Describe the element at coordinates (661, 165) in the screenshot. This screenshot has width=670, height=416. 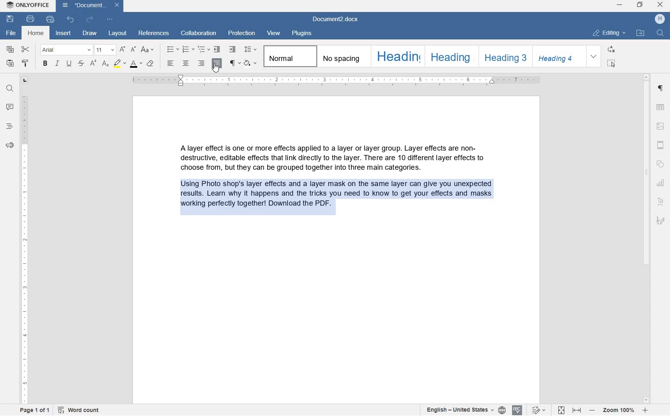
I see `SHAPE` at that location.